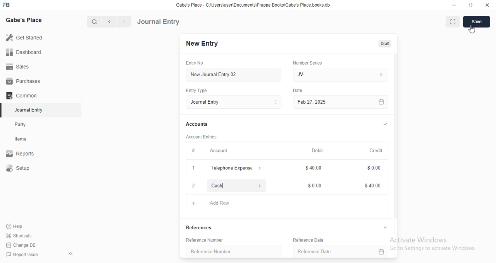 The image size is (496, 263). Describe the element at coordinates (196, 91) in the screenshot. I see `Entry Type` at that location.